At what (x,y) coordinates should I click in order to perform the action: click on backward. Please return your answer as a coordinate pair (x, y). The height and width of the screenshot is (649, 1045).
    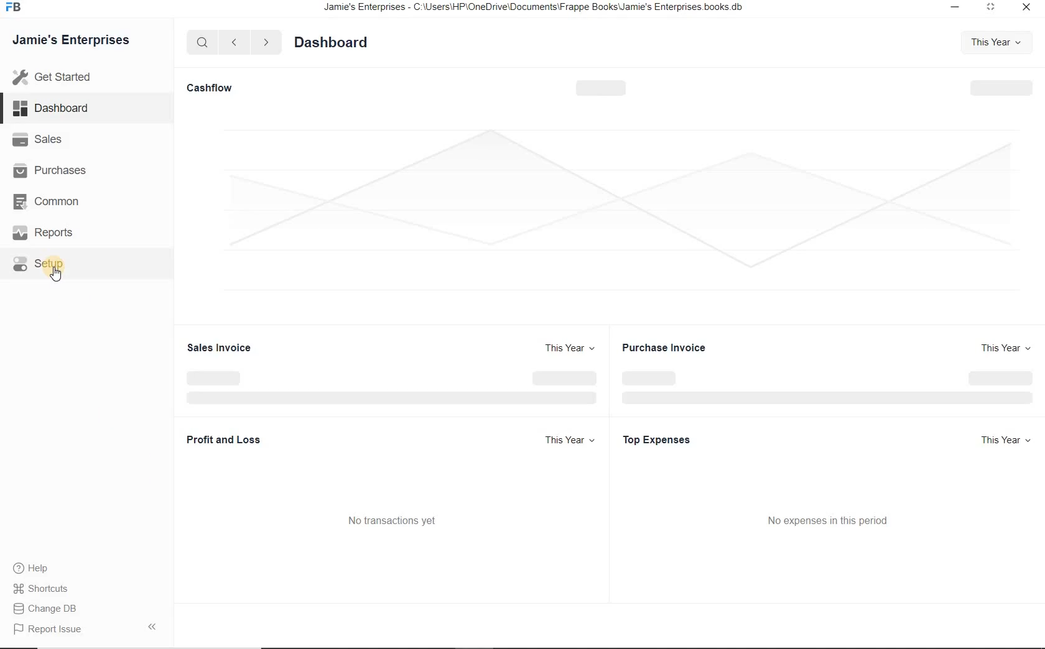
    Looking at the image, I should click on (233, 43).